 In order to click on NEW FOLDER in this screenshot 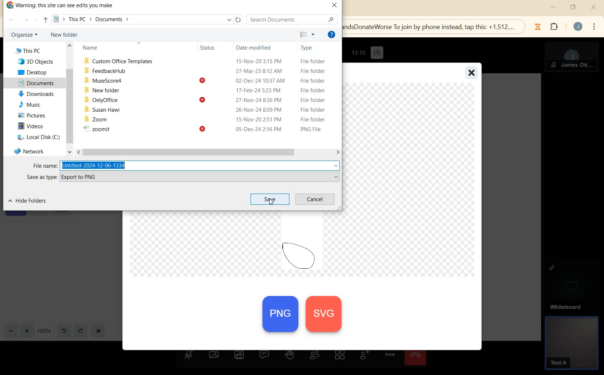, I will do `click(68, 35)`.